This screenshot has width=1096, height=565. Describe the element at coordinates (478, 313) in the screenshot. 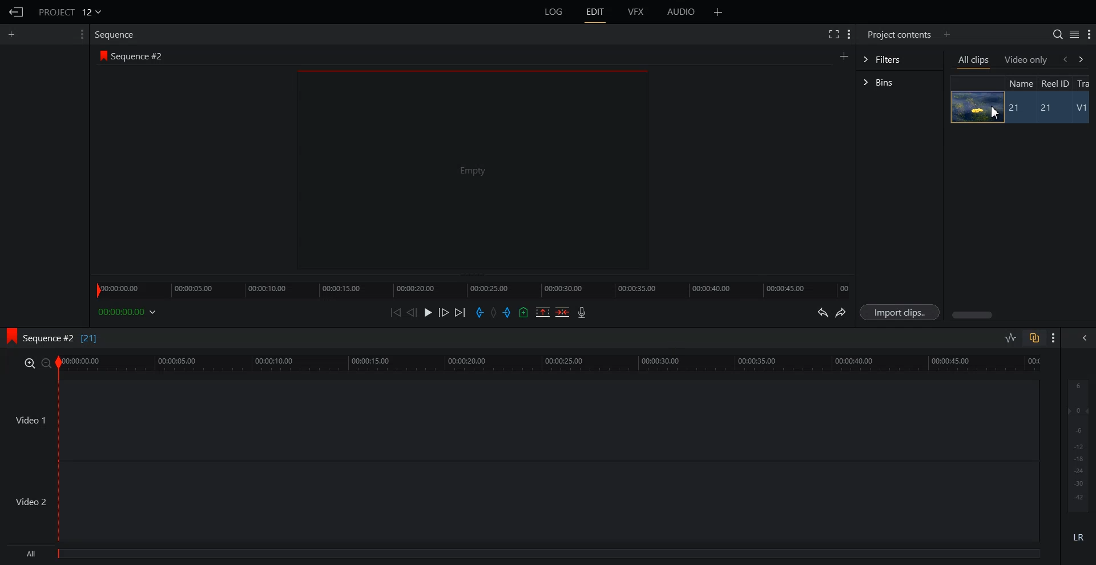

I see `Add an in Mark in current position` at that location.